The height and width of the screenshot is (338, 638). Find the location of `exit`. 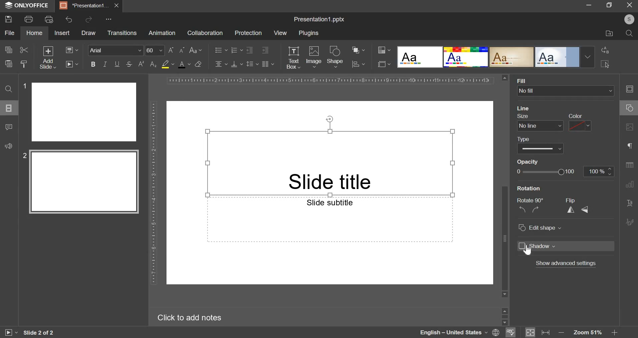

exit is located at coordinates (630, 4).